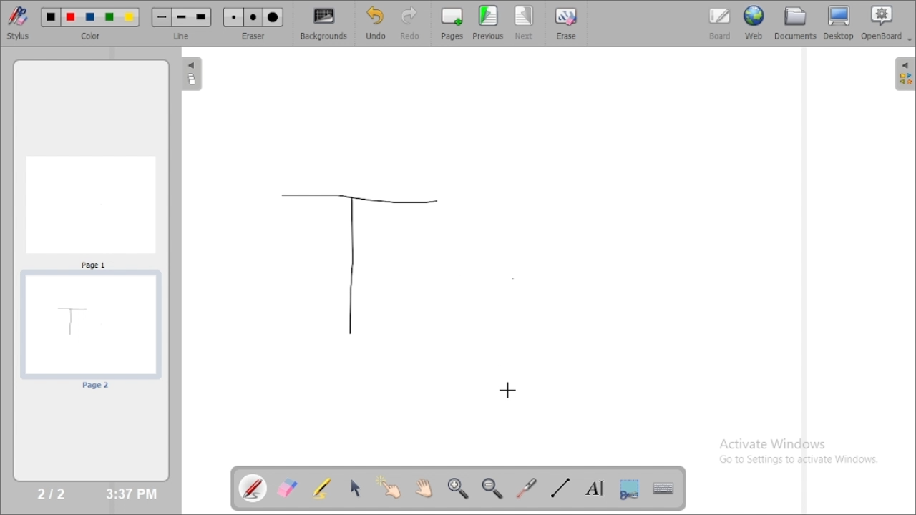  Describe the element at coordinates (233, 18) in the screenshot. I see `Small eraser` at that location.